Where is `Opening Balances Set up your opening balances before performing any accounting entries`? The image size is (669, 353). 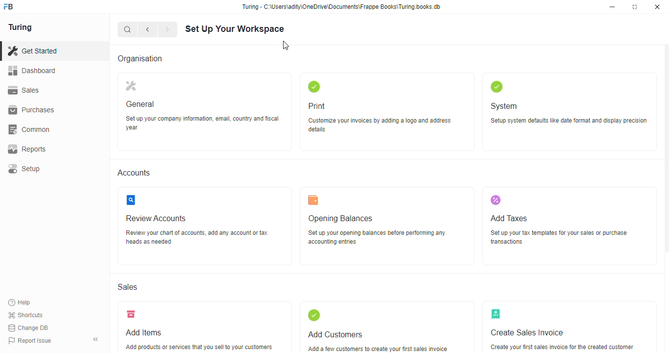 Opening Balances Set up your opening balances before performing any accounting entries is located at coordinates (387, 226).